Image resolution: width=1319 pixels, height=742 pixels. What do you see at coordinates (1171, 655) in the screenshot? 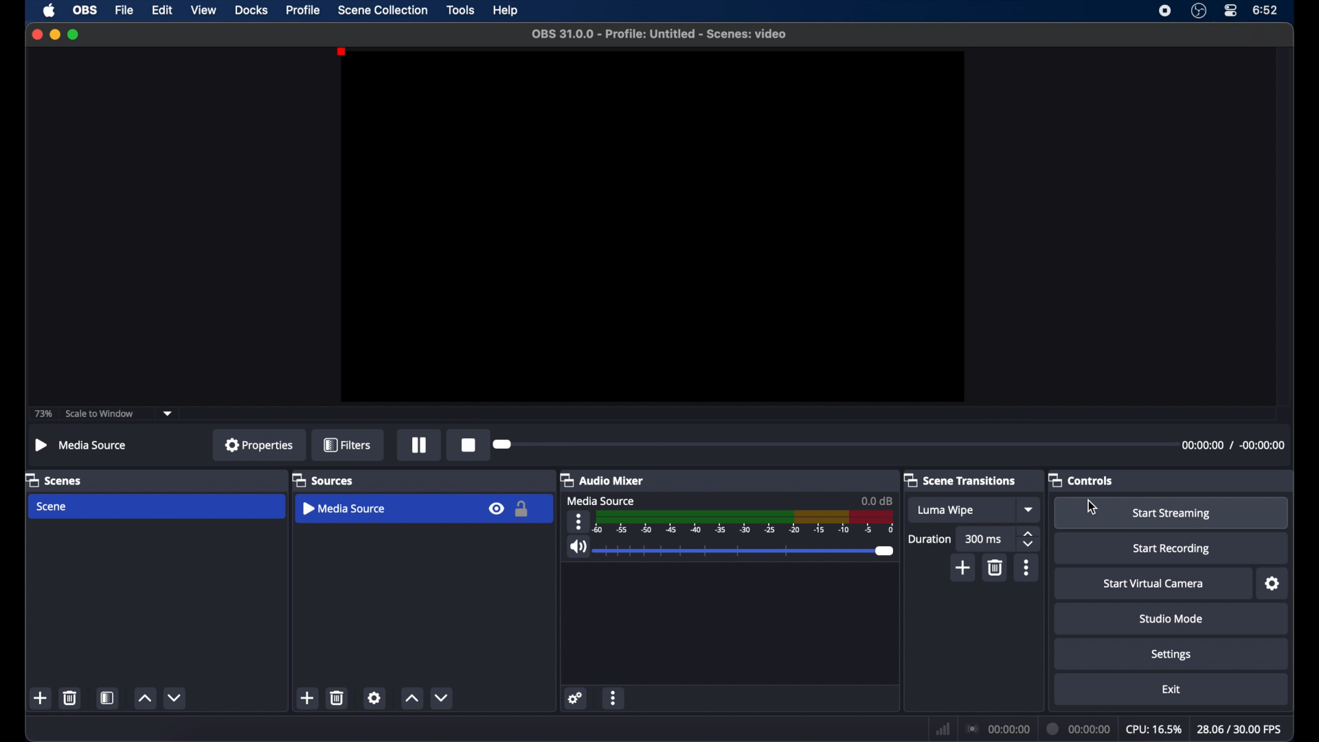
I see `settings` at bounding box center [1171, 655].